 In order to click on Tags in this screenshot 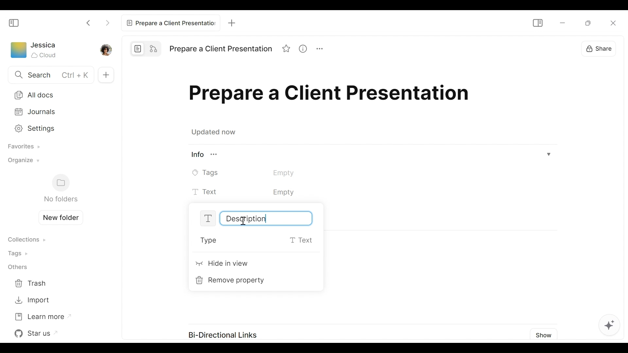, I will do `click(253, 173)`.